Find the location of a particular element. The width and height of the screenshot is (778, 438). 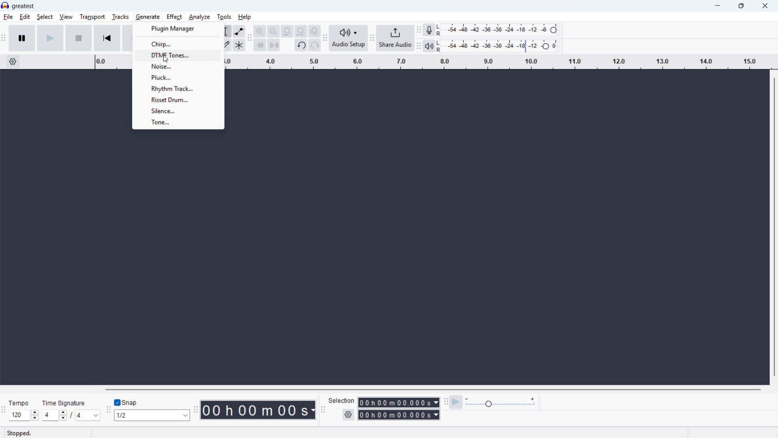

view is located at coordinates (66, 17).